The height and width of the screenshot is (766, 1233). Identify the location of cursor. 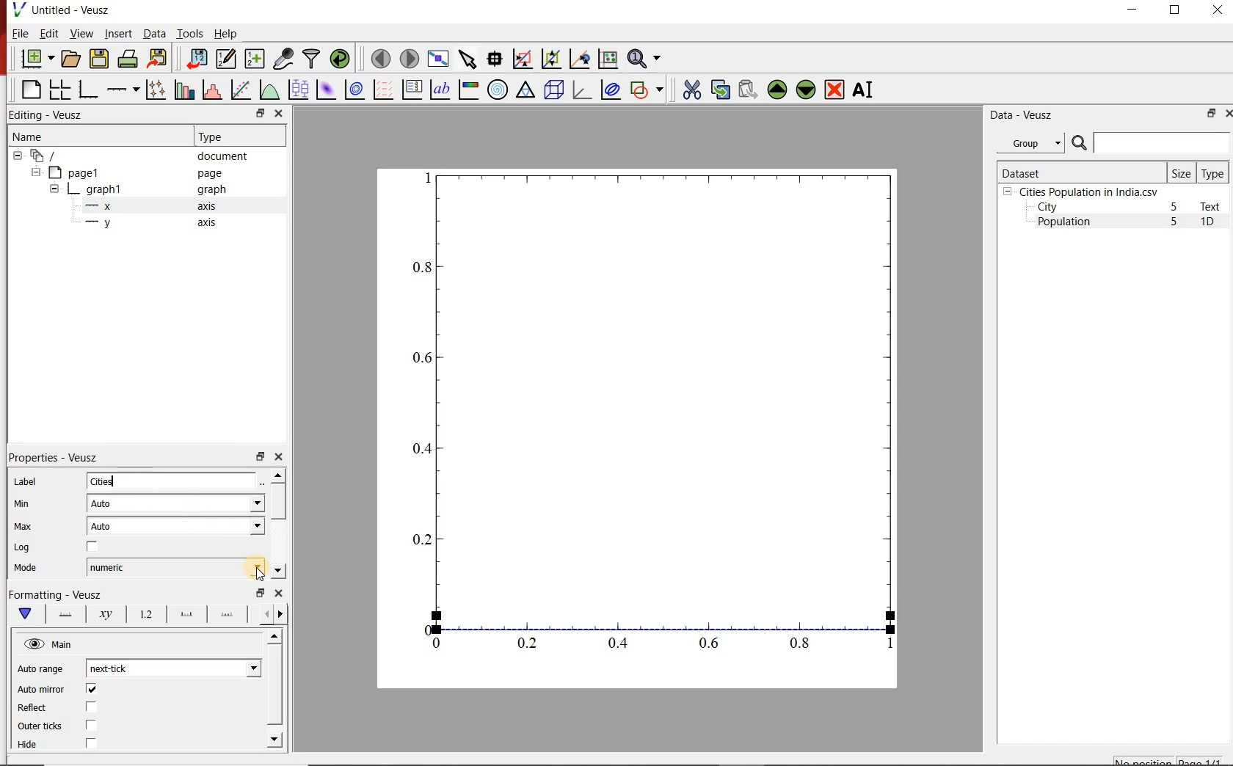
(258, 569).